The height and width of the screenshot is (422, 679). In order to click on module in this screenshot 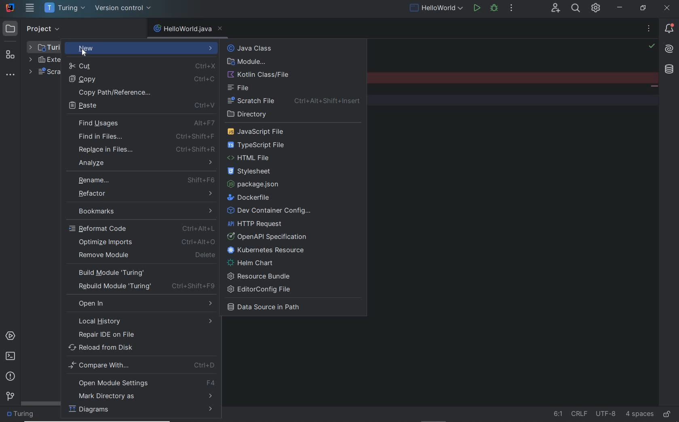, I will do `click(247, 62)`.